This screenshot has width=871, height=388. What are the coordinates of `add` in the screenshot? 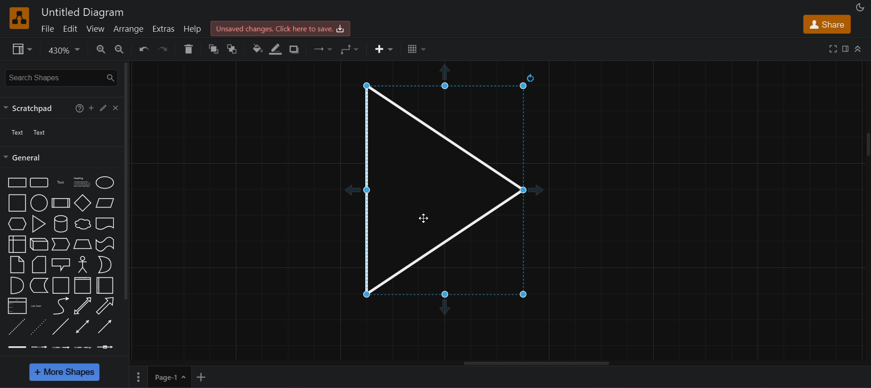 It's located at (92, 107).